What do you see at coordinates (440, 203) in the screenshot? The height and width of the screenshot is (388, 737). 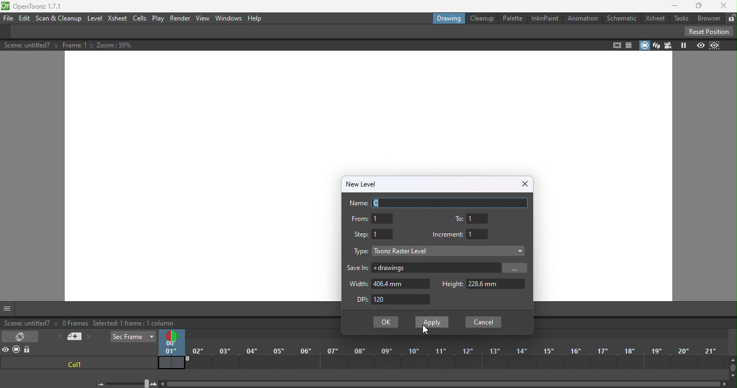 I see `Name` at bounding box center [440, 203].